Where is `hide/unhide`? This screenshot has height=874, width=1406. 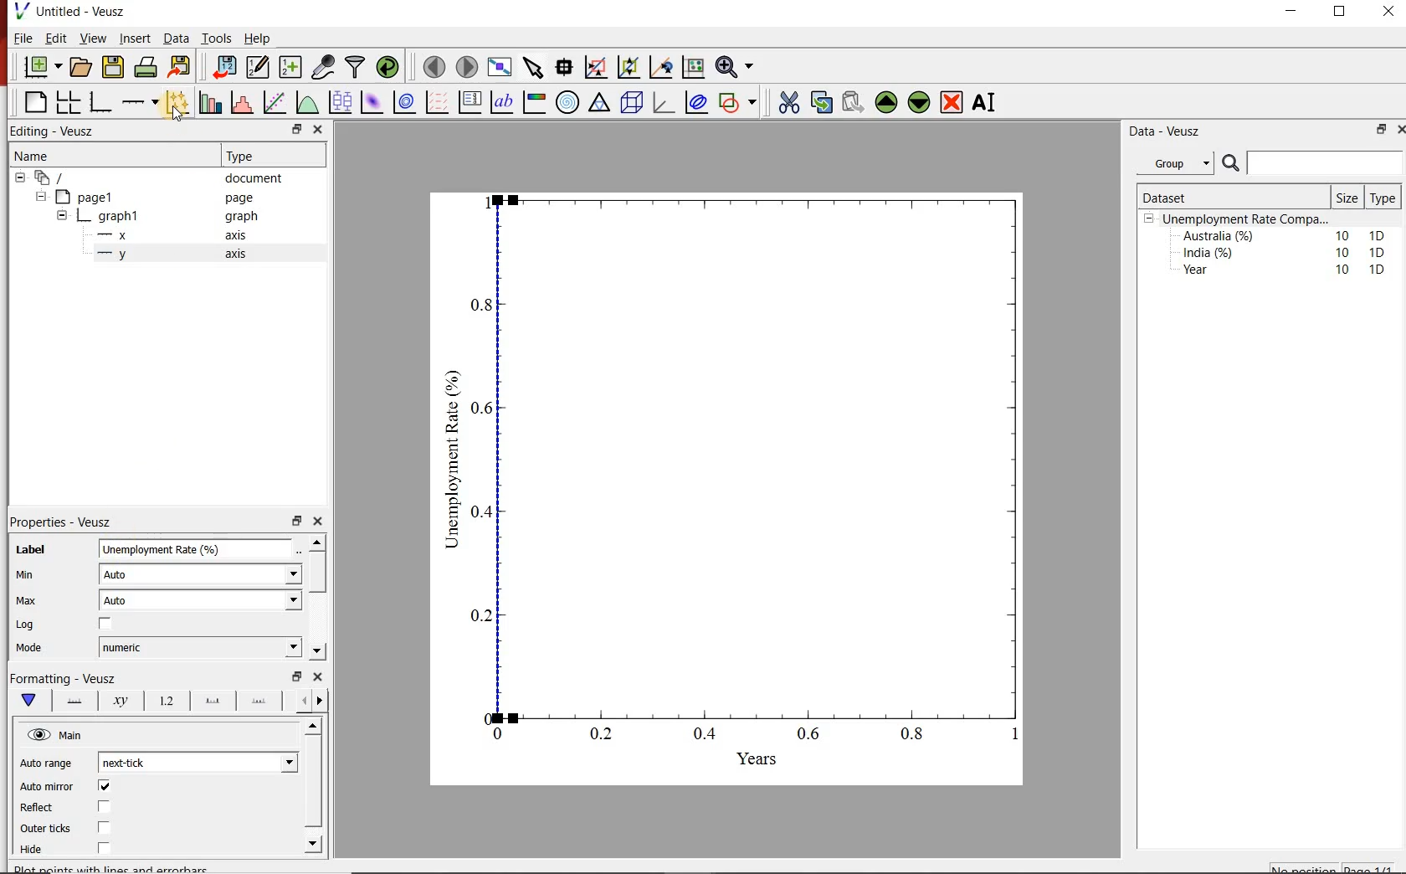 hide/unhide is located at coordinates (38, 734).